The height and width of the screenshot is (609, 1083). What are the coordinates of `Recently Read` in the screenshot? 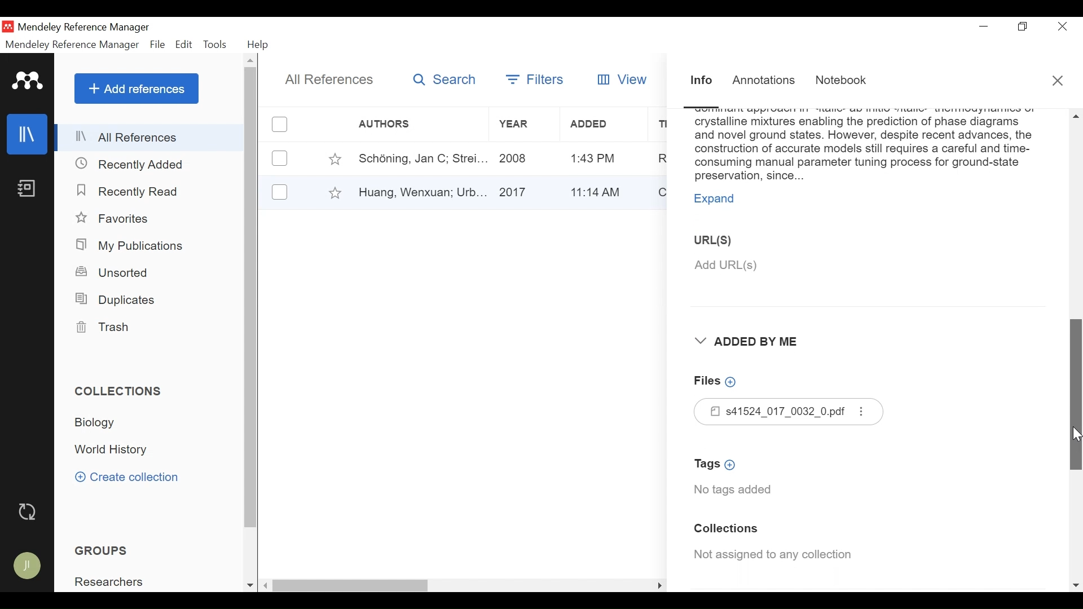 It's located at (134, 192).